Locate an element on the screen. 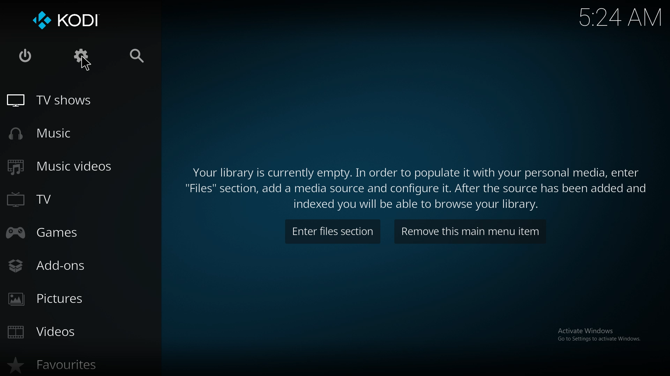 The width and height of the screenshot is (670, 376). tv is located at coordinates (50, 199).